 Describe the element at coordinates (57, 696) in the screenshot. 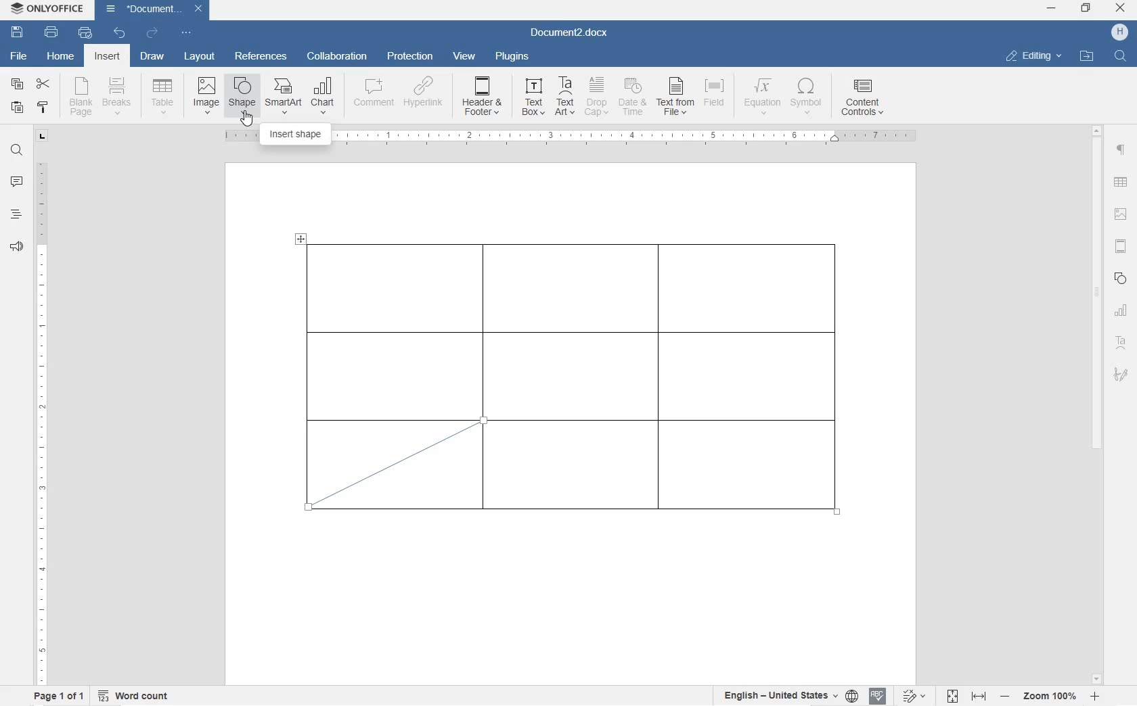

I see `page 1 of 1` at that location.